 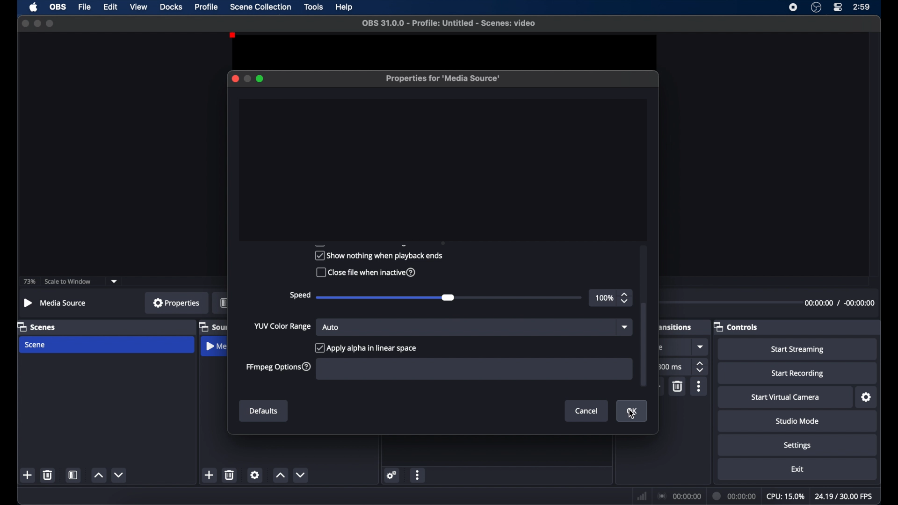 What do you see at coordinates (797, 422) in the screenshot?
I see `studio mode` at bounding box center [797, 422].